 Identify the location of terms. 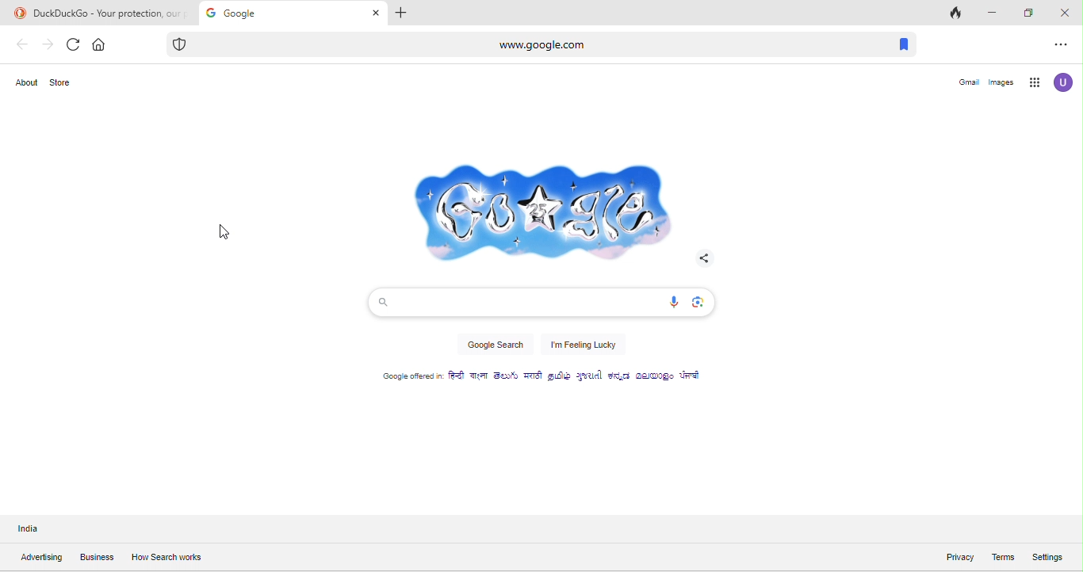
(1002, 556).